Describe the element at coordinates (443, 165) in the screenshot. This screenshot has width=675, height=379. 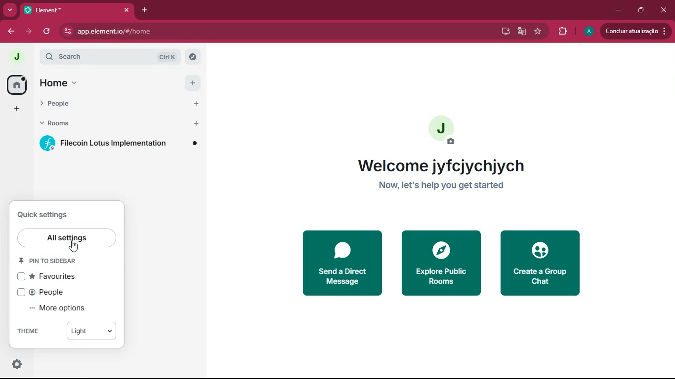
I see `welcome jyfcjychjych` at that location.